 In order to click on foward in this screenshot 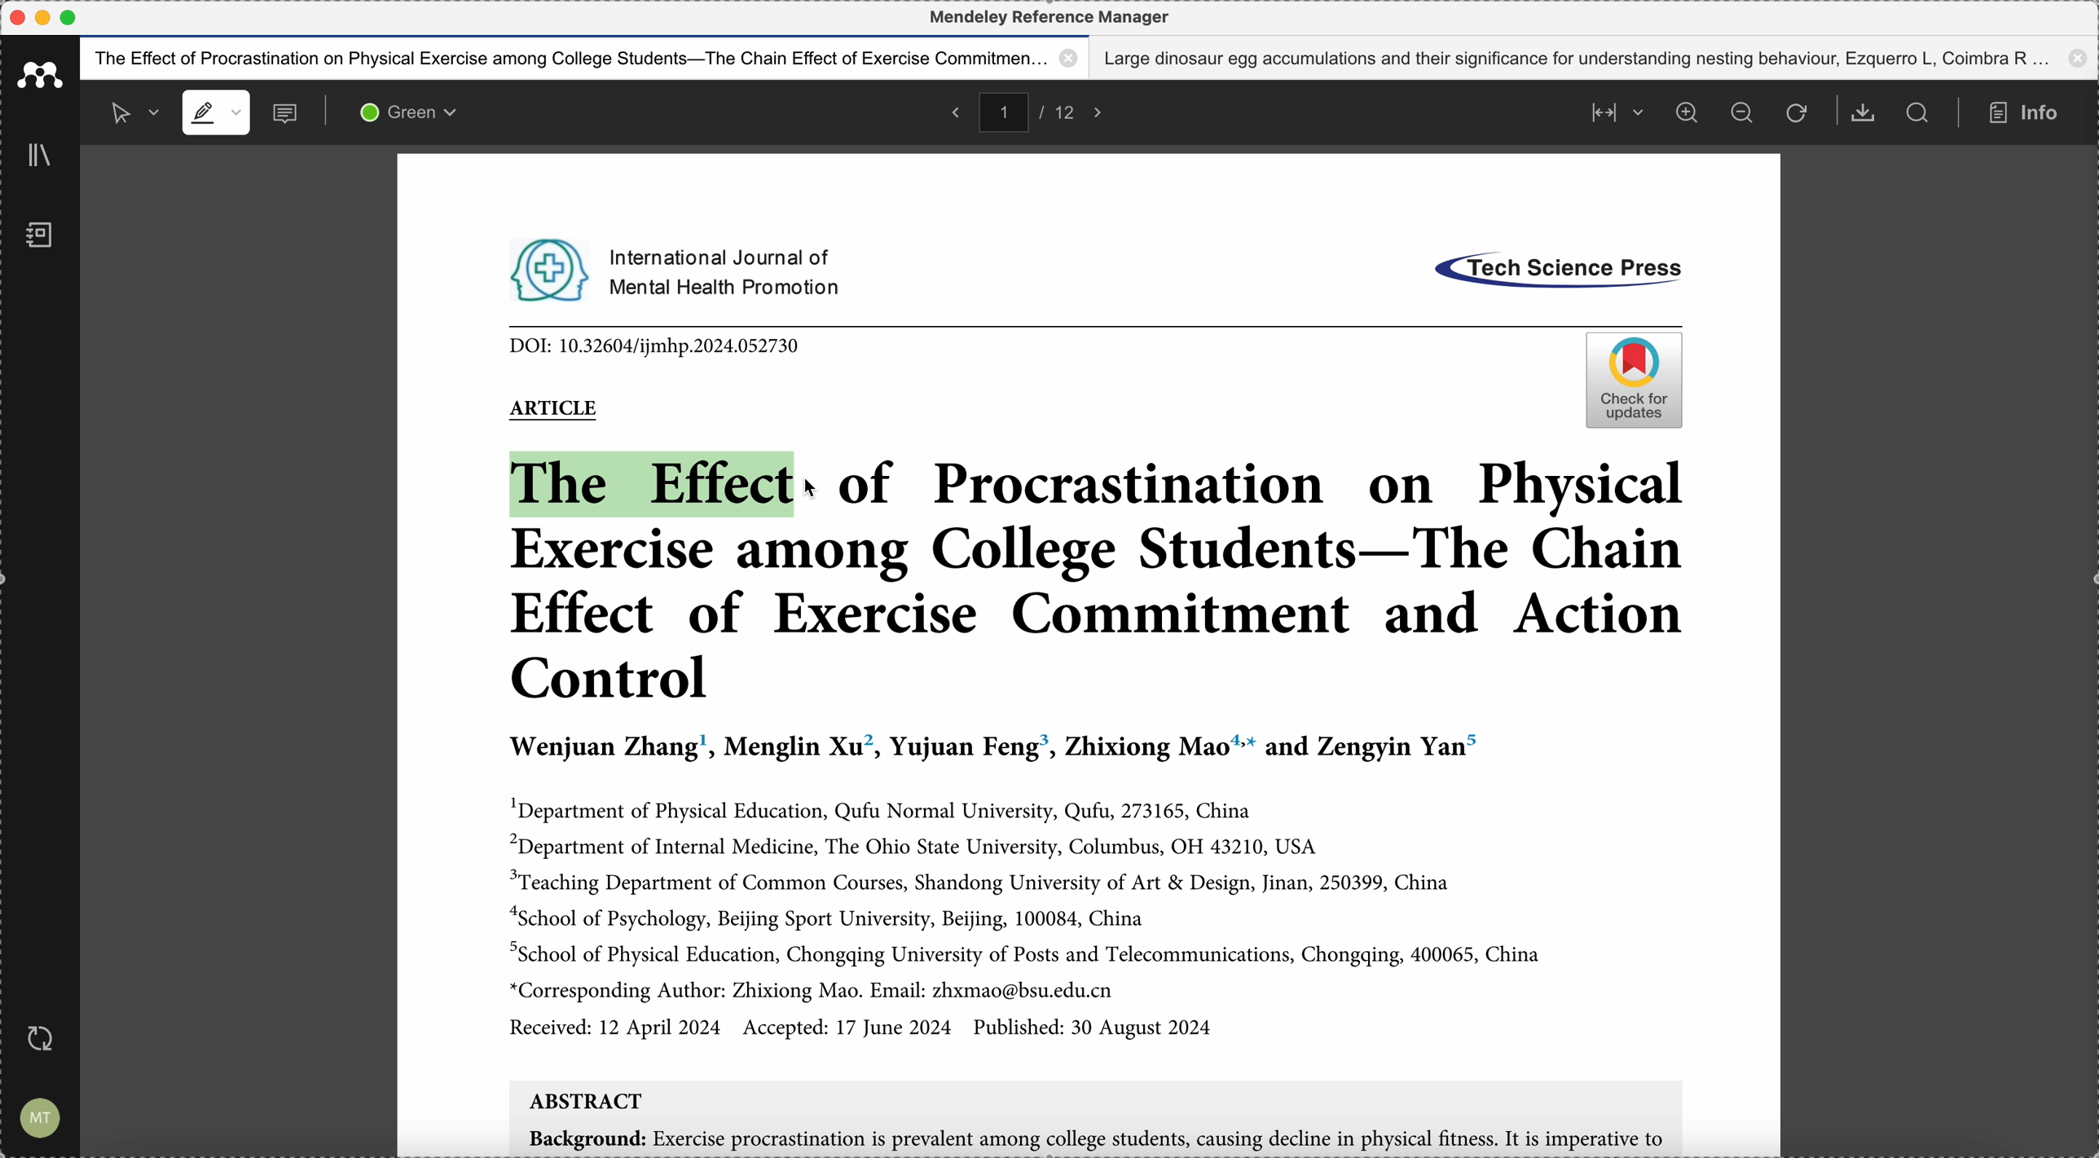, I will do `click(1103, 111)`.